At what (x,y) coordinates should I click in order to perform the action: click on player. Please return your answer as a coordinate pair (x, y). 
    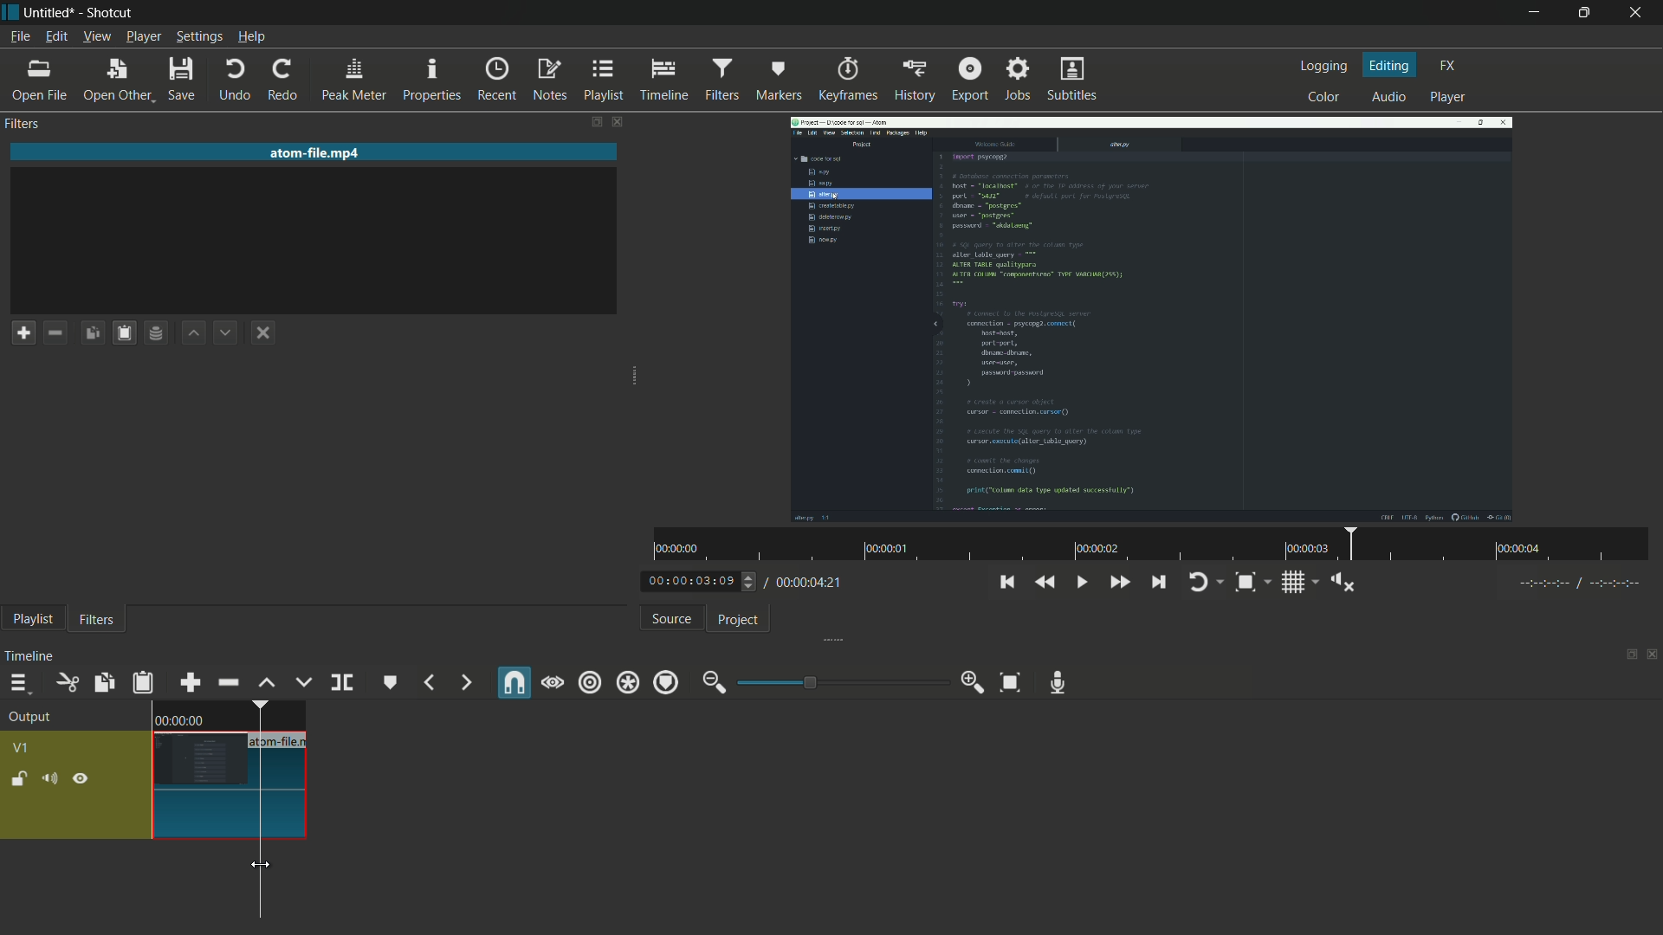
    Looking at the image, I should click on (1446, 98).